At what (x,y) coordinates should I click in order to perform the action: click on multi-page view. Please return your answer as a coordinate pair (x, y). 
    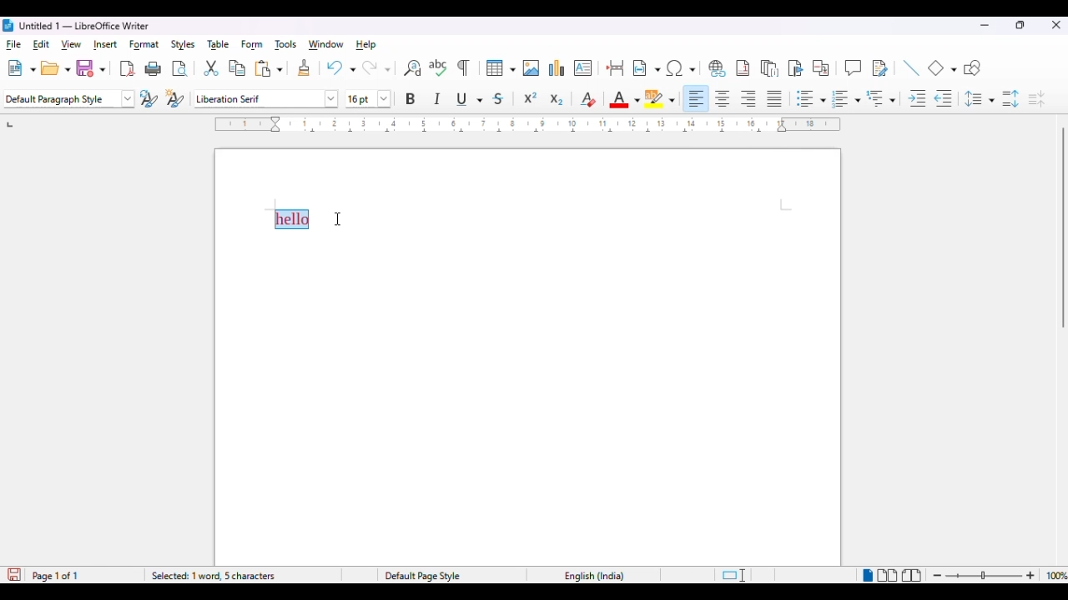
    Looking at the image, I should click on (888, 575).